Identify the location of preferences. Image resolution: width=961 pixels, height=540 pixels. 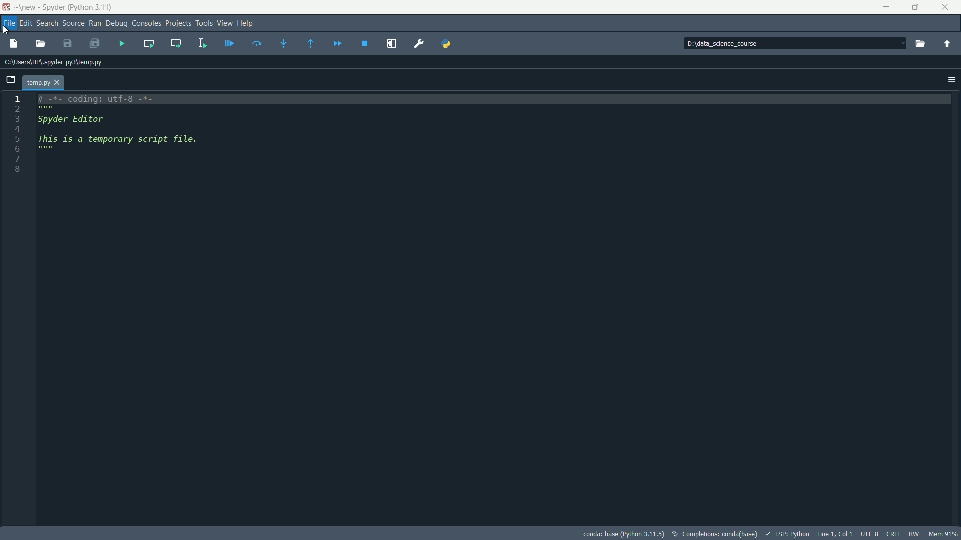
(418, 43).